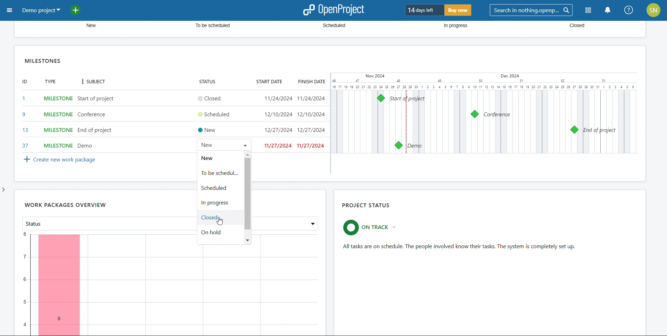 This screenshot has height=336, width=667. What do you see at coordinates (10, 10) in the screenshot?
I see `open sidebar menu` at bounding box center [10, 10].